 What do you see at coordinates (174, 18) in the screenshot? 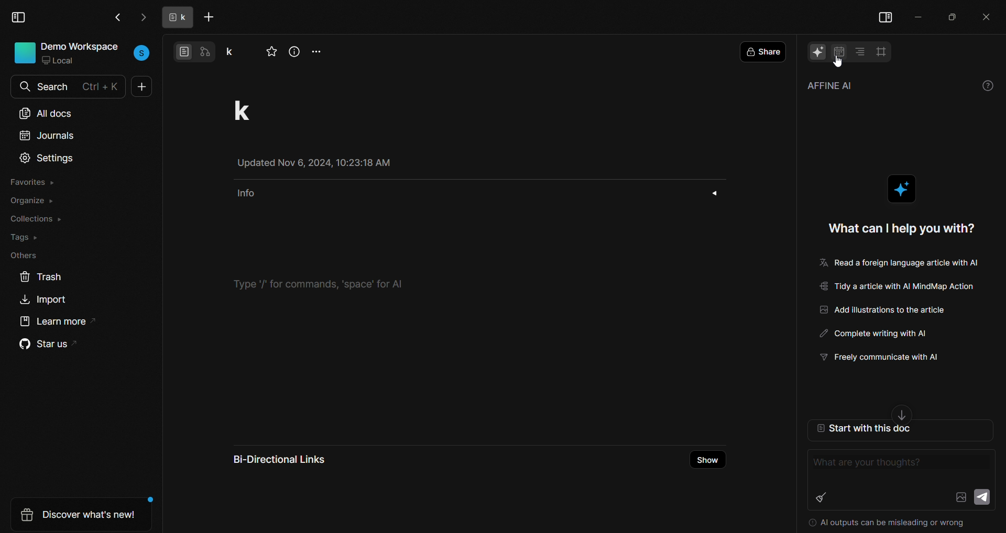
I see `tab name` at bounding box center [174, 18].